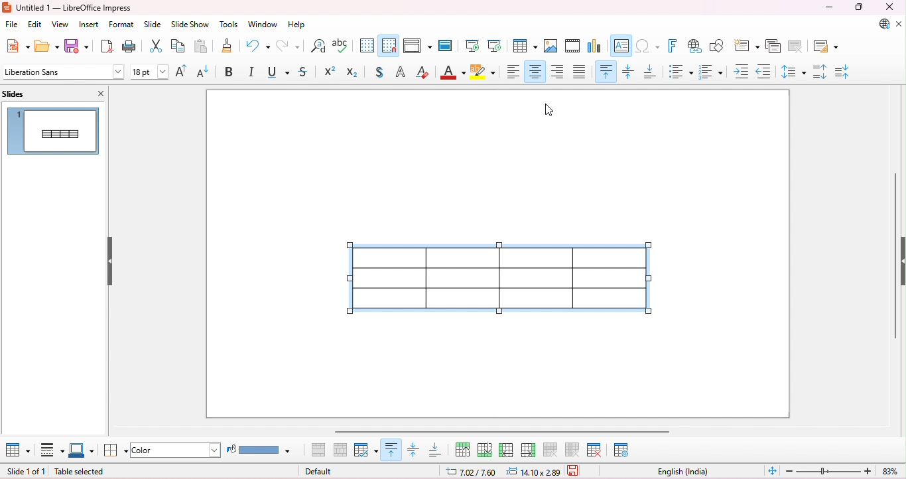  Describe the element at coordinates (580, 71) in the screenshot. I see `justified` at that location.